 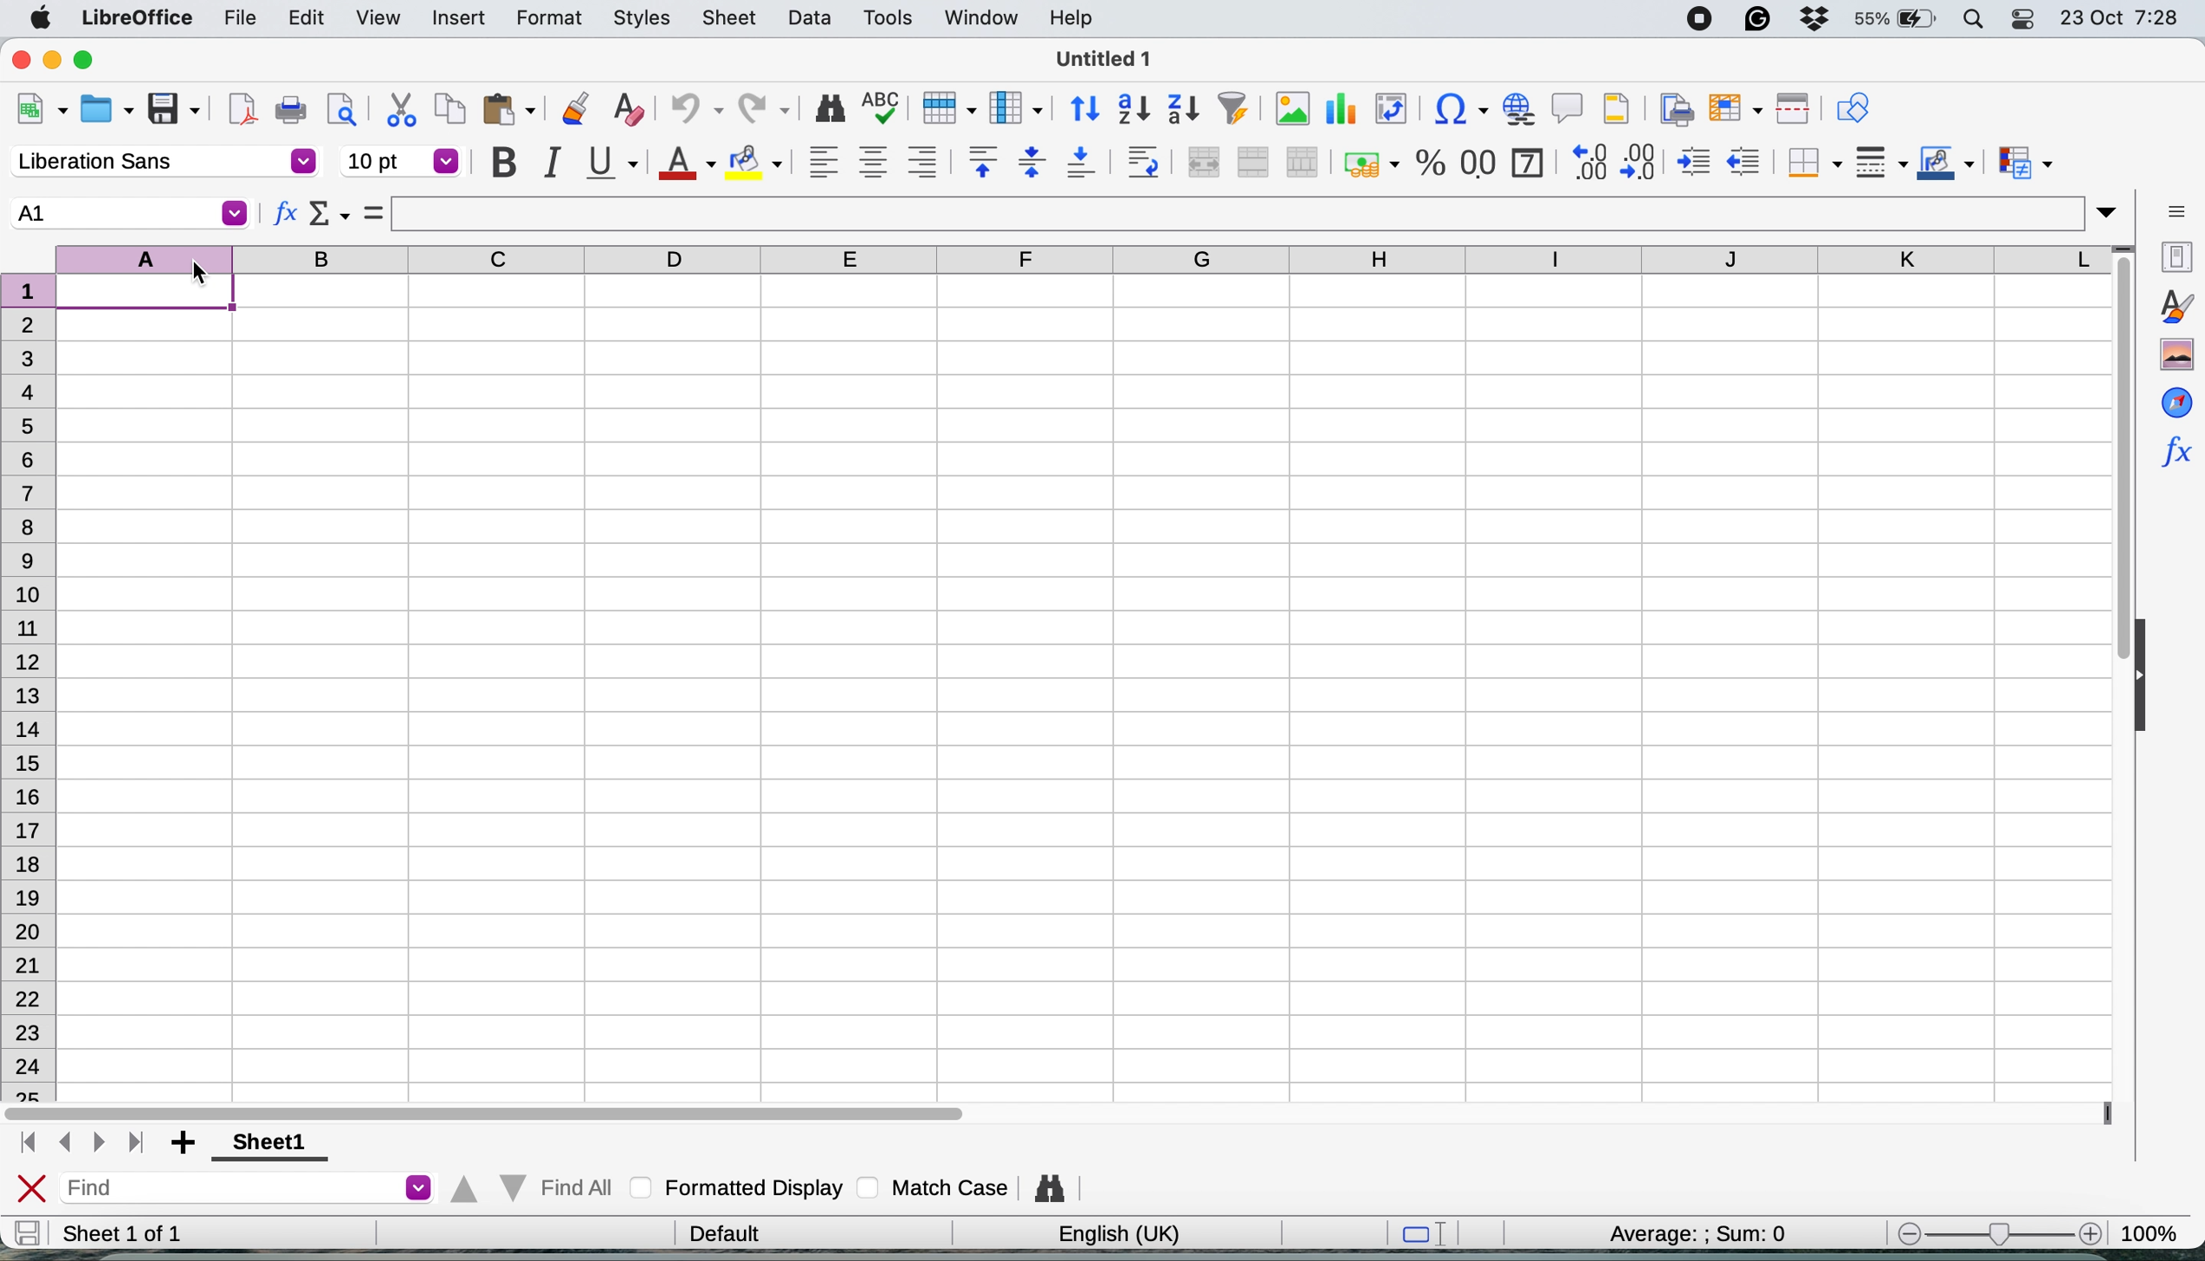 I want to click on align center, so click(x=872, y=161).